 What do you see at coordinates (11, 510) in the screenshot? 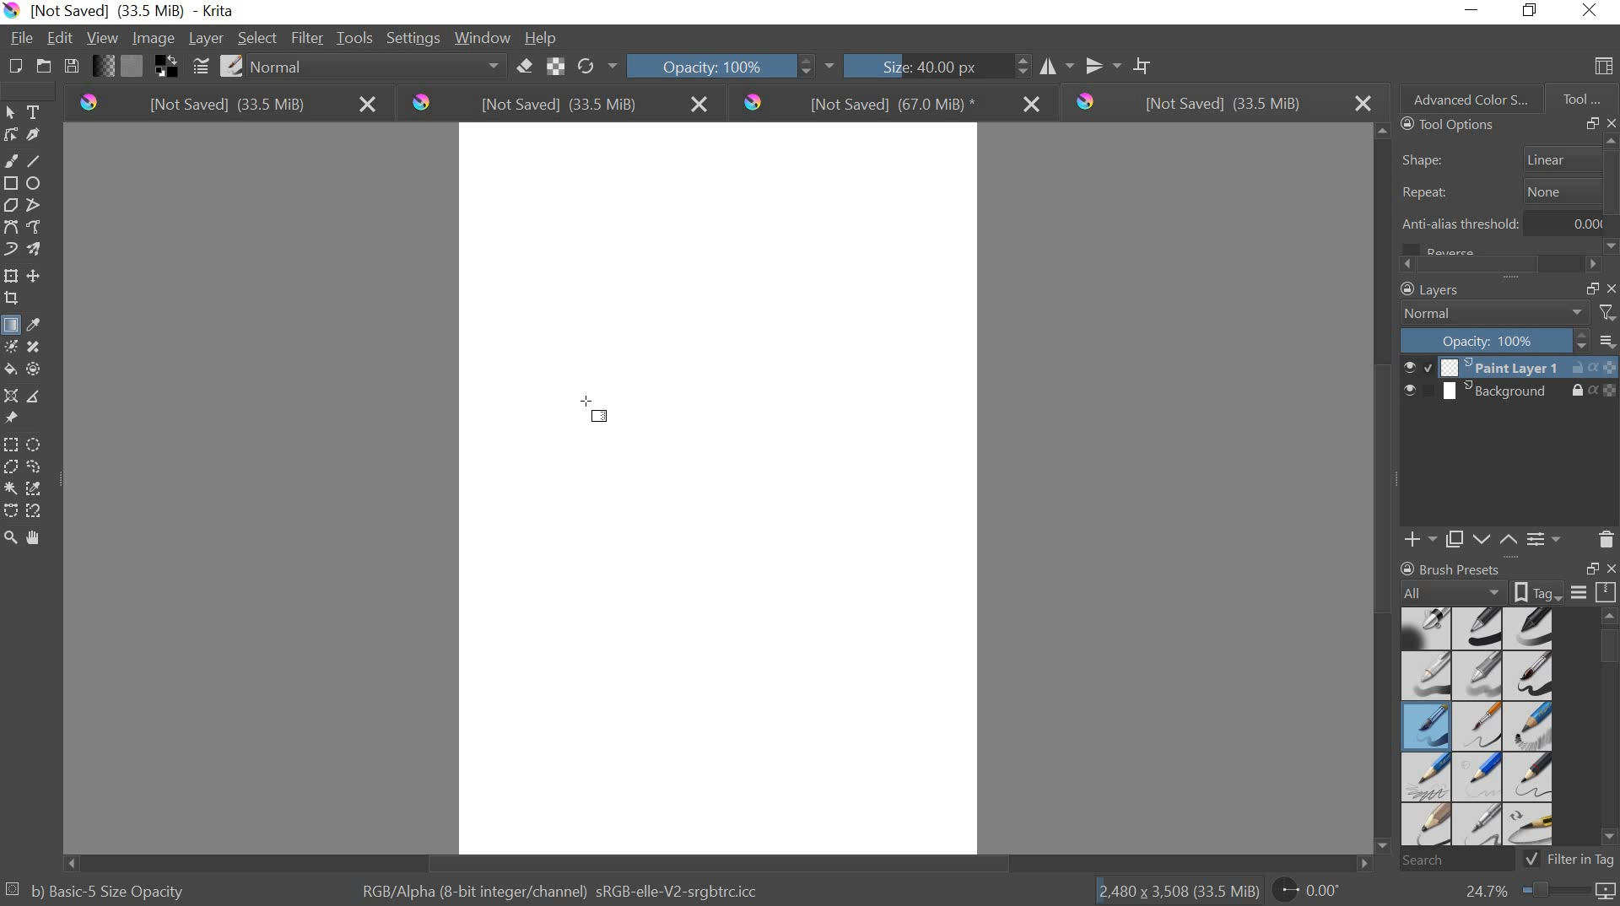
I see `bezier curve` at bounding box center [11, 510].